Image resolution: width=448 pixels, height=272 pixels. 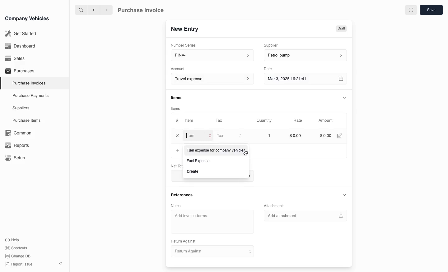 I want to click on item  , so click(x=198, y=137).